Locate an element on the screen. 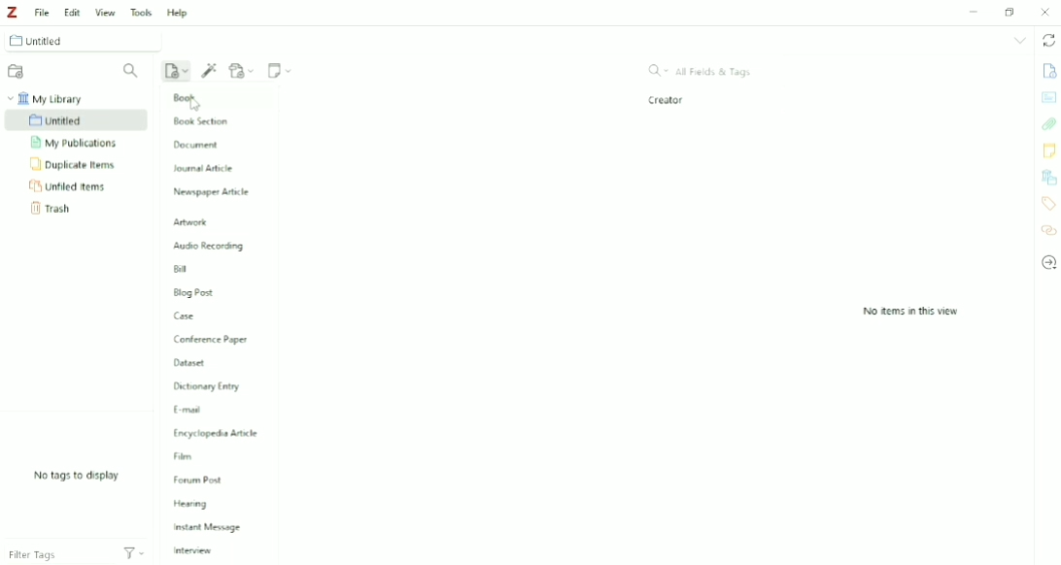 The image size is (1061, 565). All Fields & Tags is located at coordinates (702, 71).